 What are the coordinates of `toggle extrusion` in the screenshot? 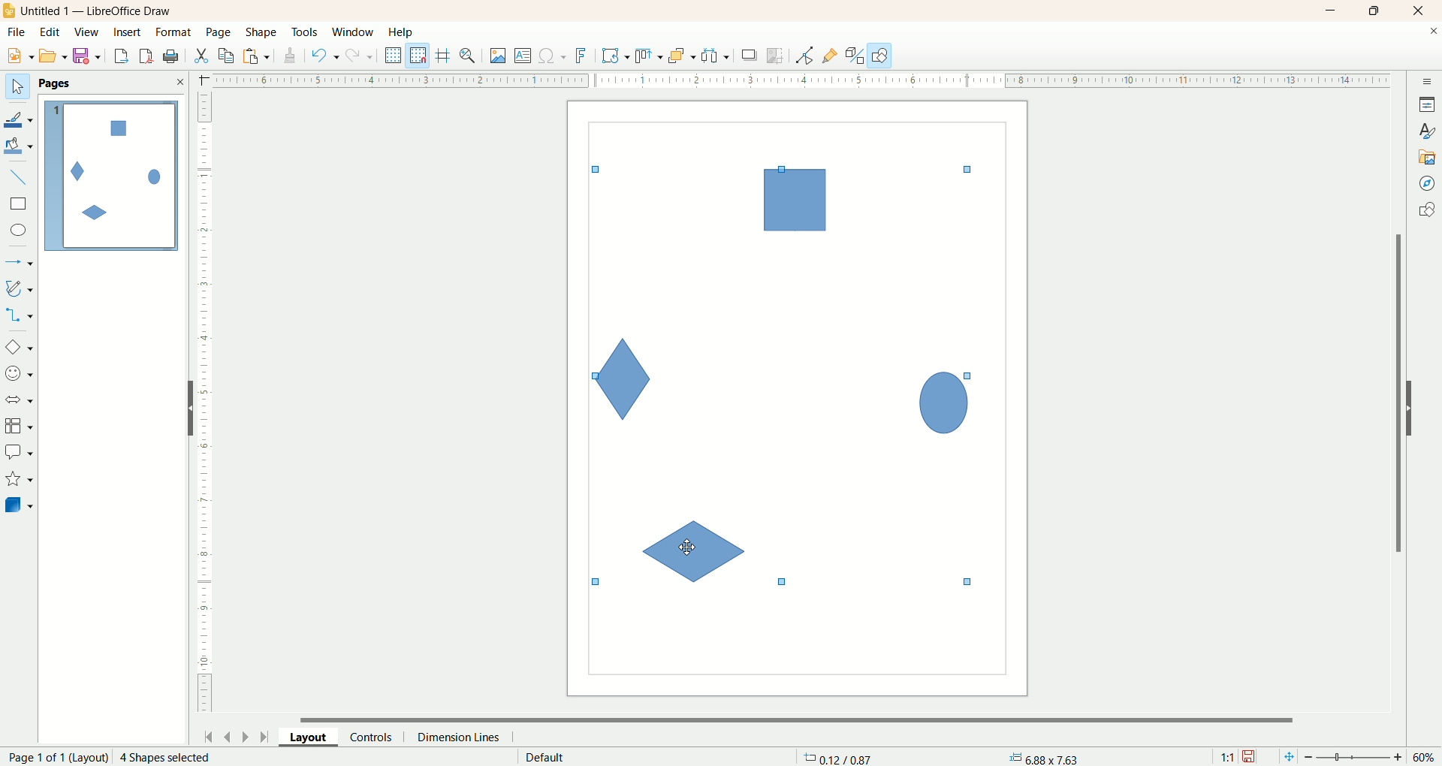 It's located at (855, 56).